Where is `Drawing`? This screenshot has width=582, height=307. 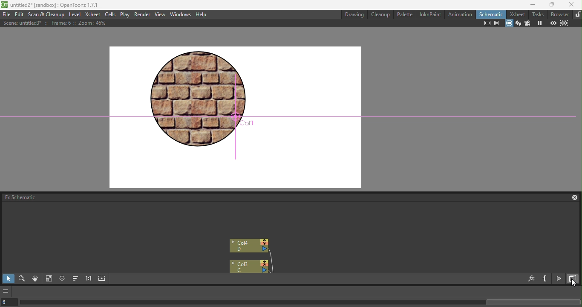 Drawing is located at coordinates (355, 14).